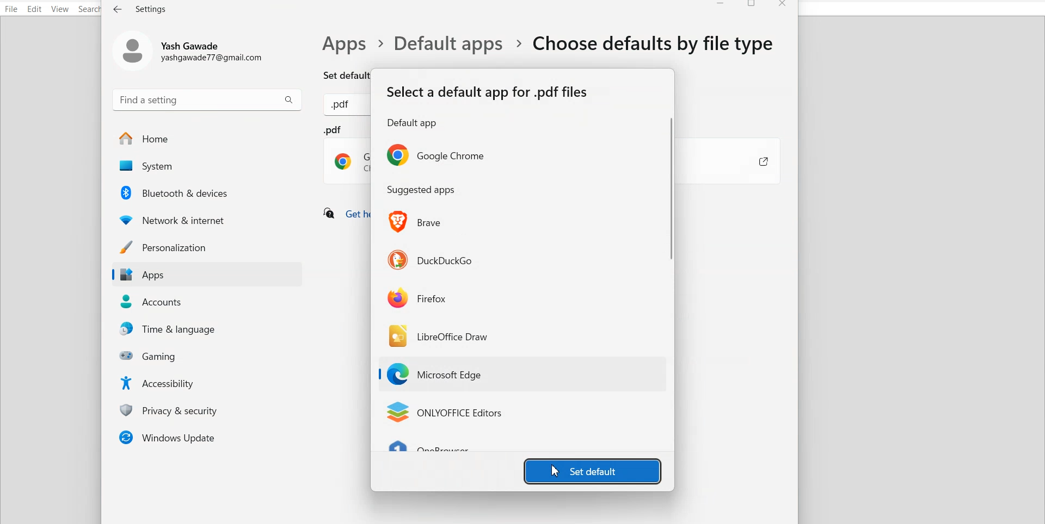 The image size is (1045, 524). I want to click on System, so click(206, 166).